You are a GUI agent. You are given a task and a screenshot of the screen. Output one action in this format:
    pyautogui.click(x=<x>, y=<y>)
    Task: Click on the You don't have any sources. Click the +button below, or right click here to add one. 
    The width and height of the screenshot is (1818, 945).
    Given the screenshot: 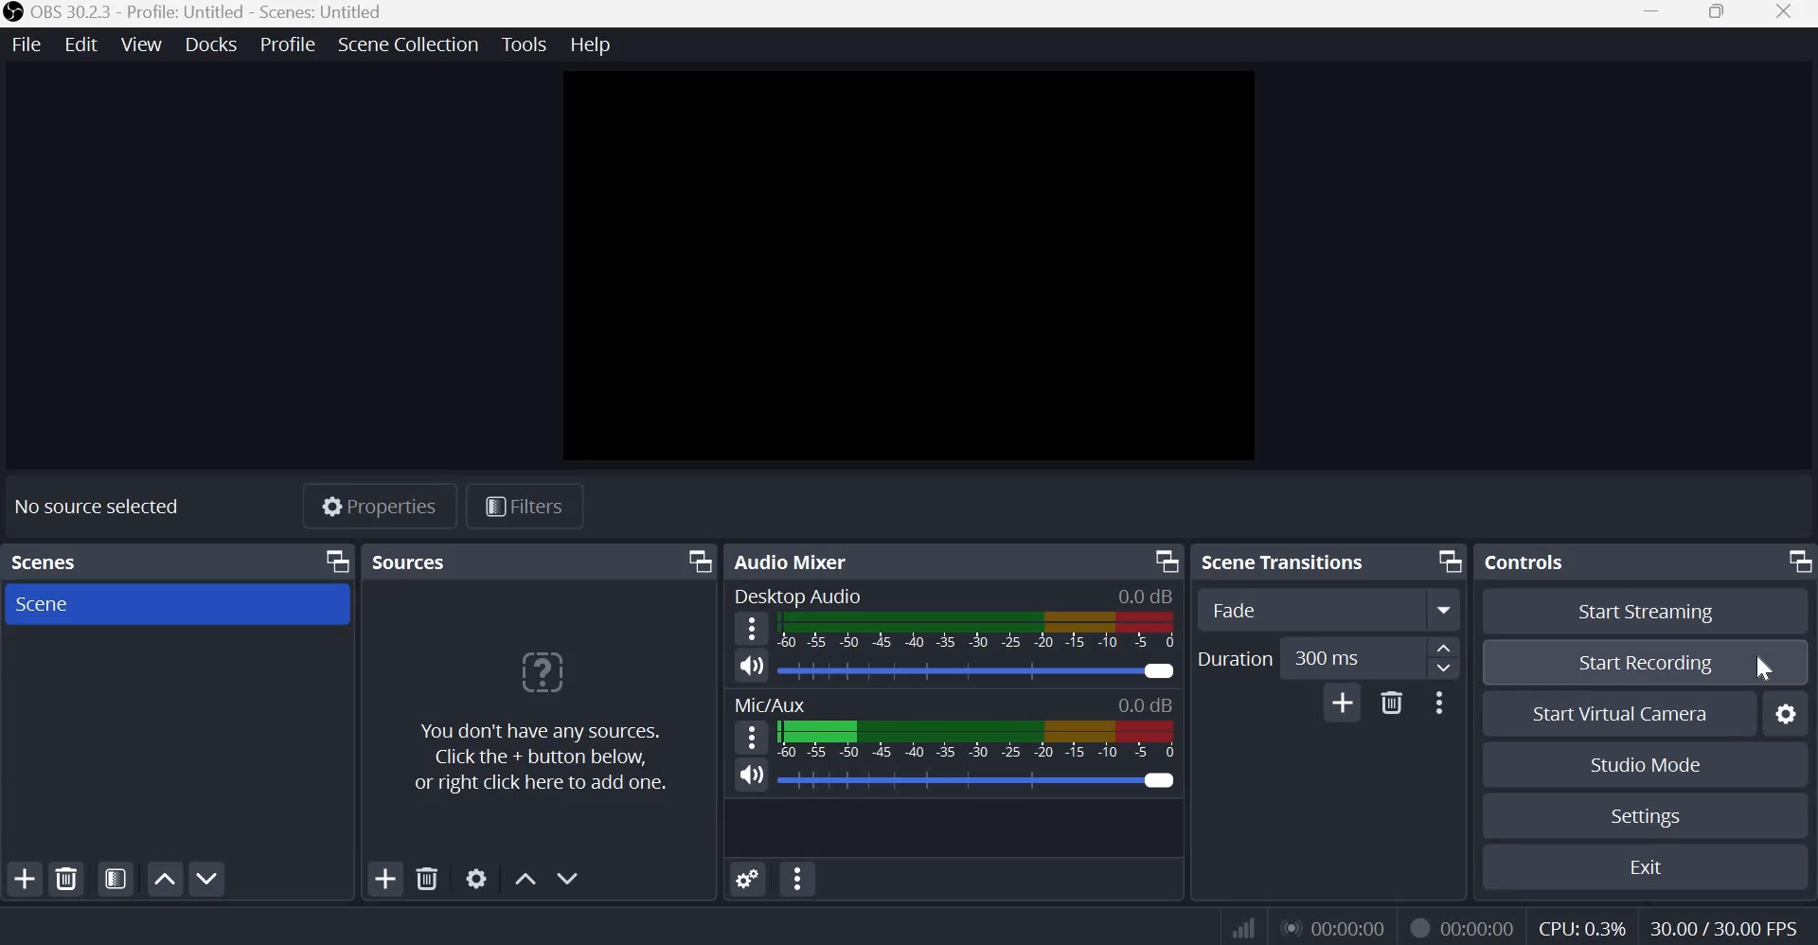 What is the action you would take?
    pyautogui.click(x=546, y=722)
    